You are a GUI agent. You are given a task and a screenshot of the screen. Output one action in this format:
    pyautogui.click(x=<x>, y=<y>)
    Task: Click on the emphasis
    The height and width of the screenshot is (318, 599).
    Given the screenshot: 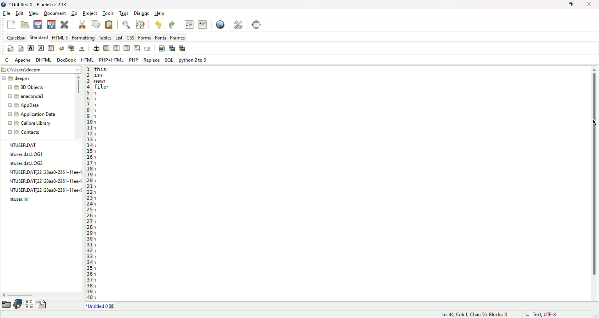 What is the action you would take?
    pyautogui.click(x=41, y=48)
    